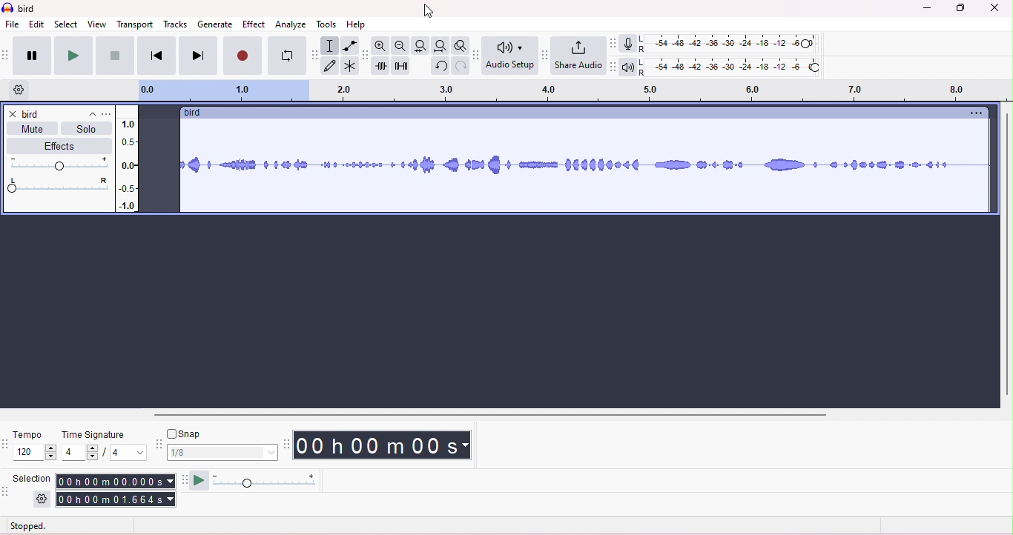  What do you see at coordinates (11, 113) in the screenshot?
I see `close` at bounding box center [11, 113].